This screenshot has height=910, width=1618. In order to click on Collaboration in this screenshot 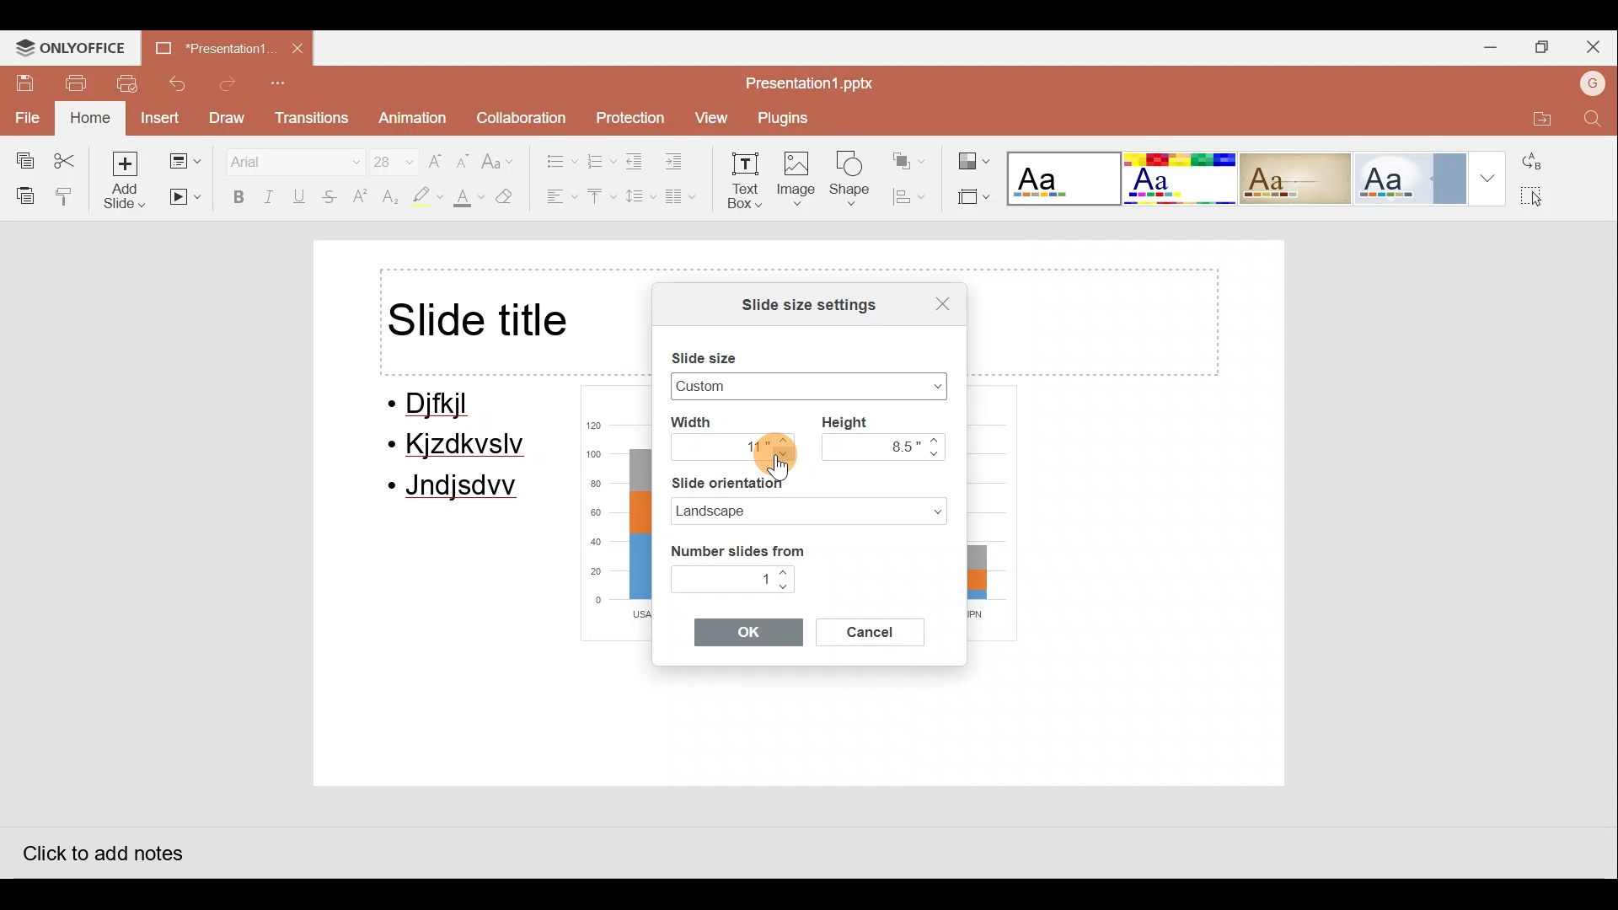, I will do `click(520, 114)`.